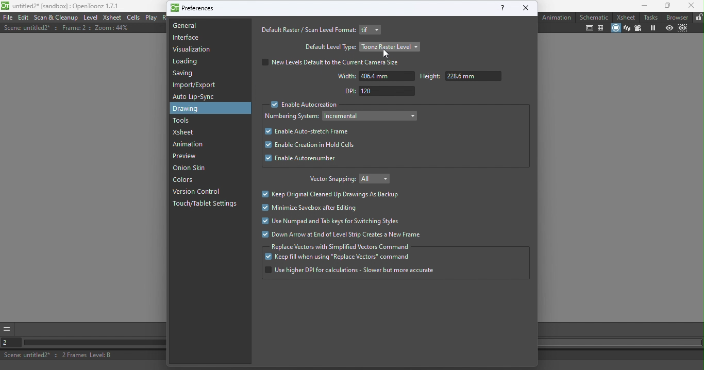 The height and width of the screenshot is (370, 704). What do you see at coordinates (198, 192) in the screenshot?
I see `Version control` at bounding box center [198, 192].